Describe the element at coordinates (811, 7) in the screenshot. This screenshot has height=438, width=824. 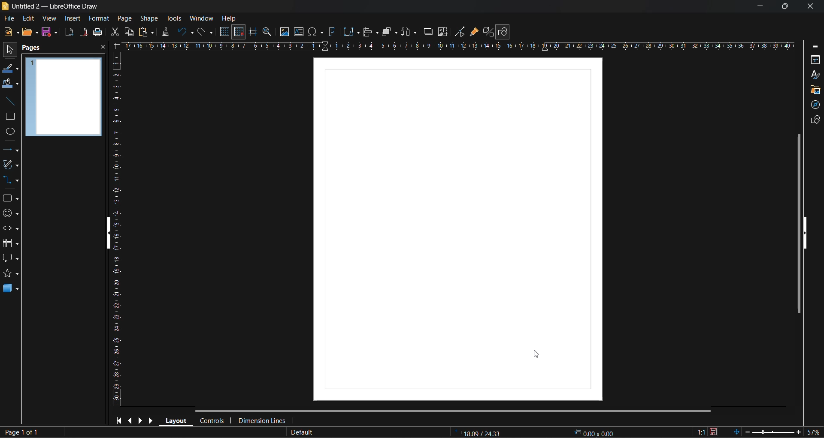
I see `close` at that location.